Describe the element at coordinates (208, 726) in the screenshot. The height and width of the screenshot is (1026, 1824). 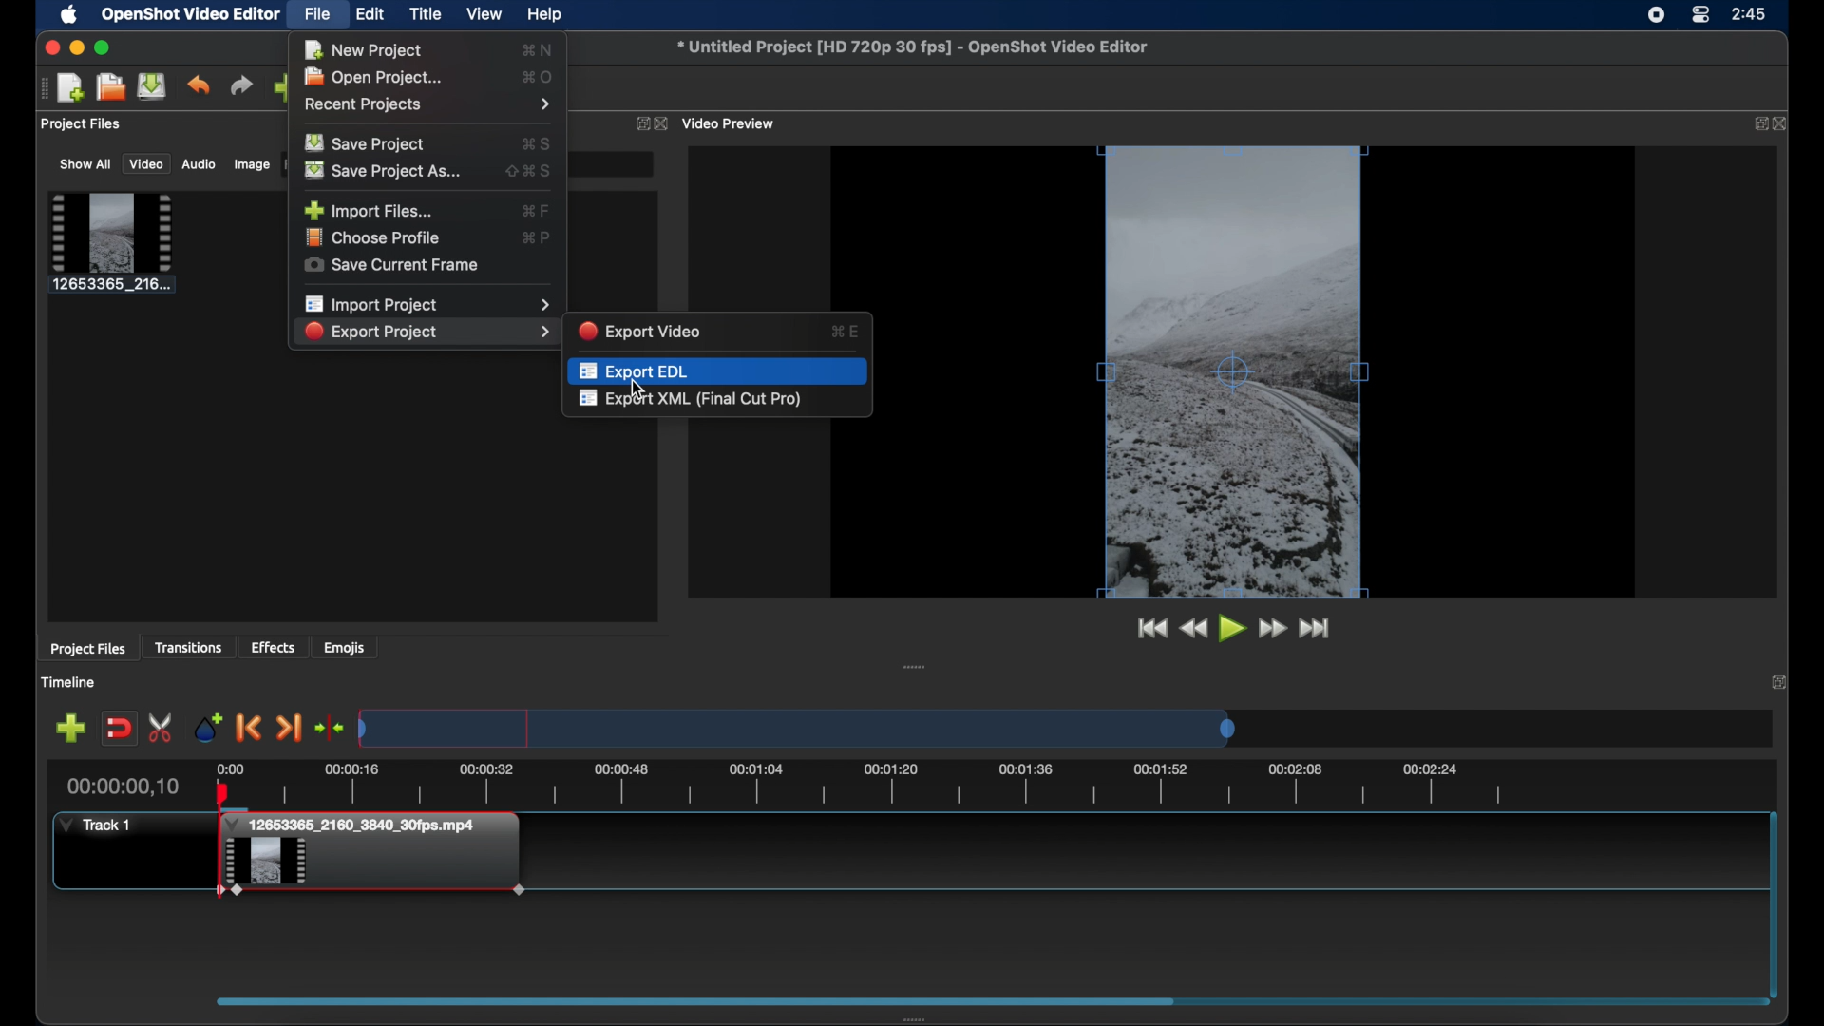
I see `add marker` at that location.